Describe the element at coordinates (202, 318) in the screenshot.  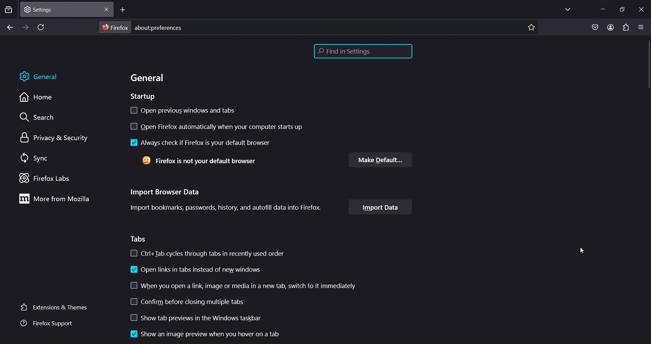
I see `show tab previews in the windows taslbar` at that location.